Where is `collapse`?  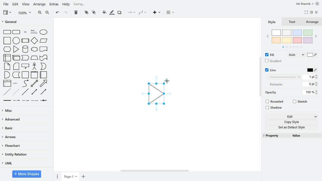
collapse is located at coordinates (316, 13).